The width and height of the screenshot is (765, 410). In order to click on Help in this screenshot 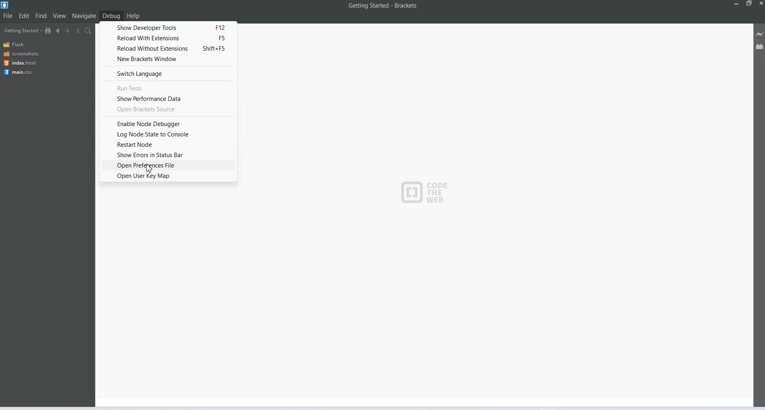, I will do `click(133, 16)`.